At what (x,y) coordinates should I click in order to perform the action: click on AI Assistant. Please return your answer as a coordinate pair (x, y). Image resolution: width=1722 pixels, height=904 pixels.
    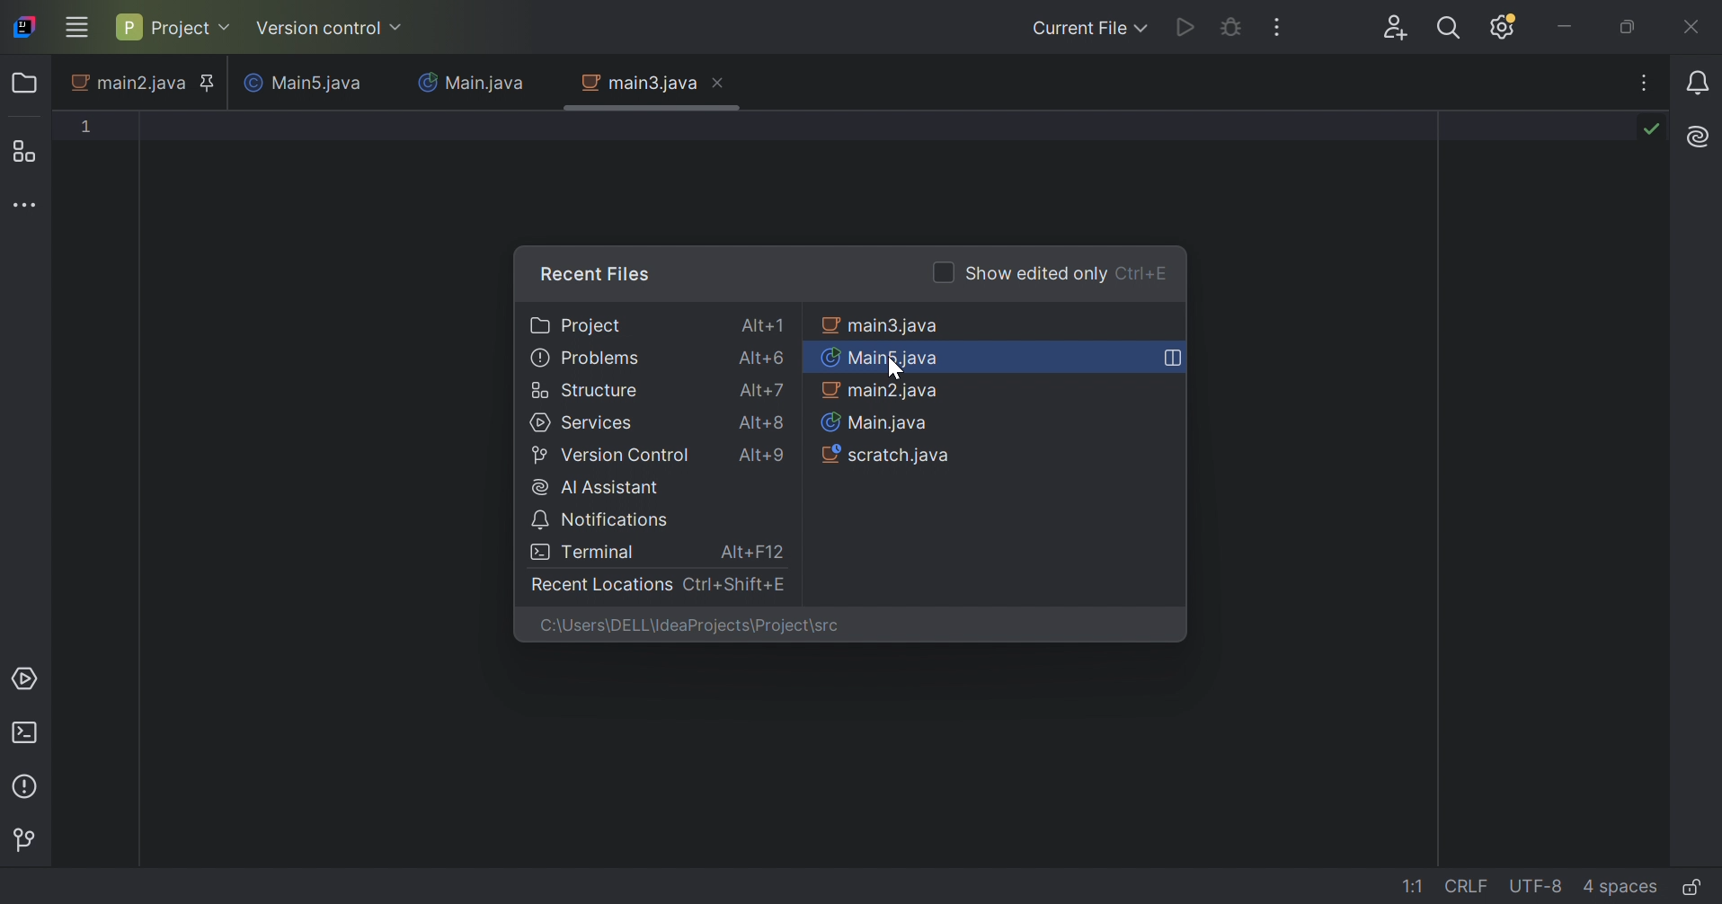
    Looking at the image, I should click on (597, 487).